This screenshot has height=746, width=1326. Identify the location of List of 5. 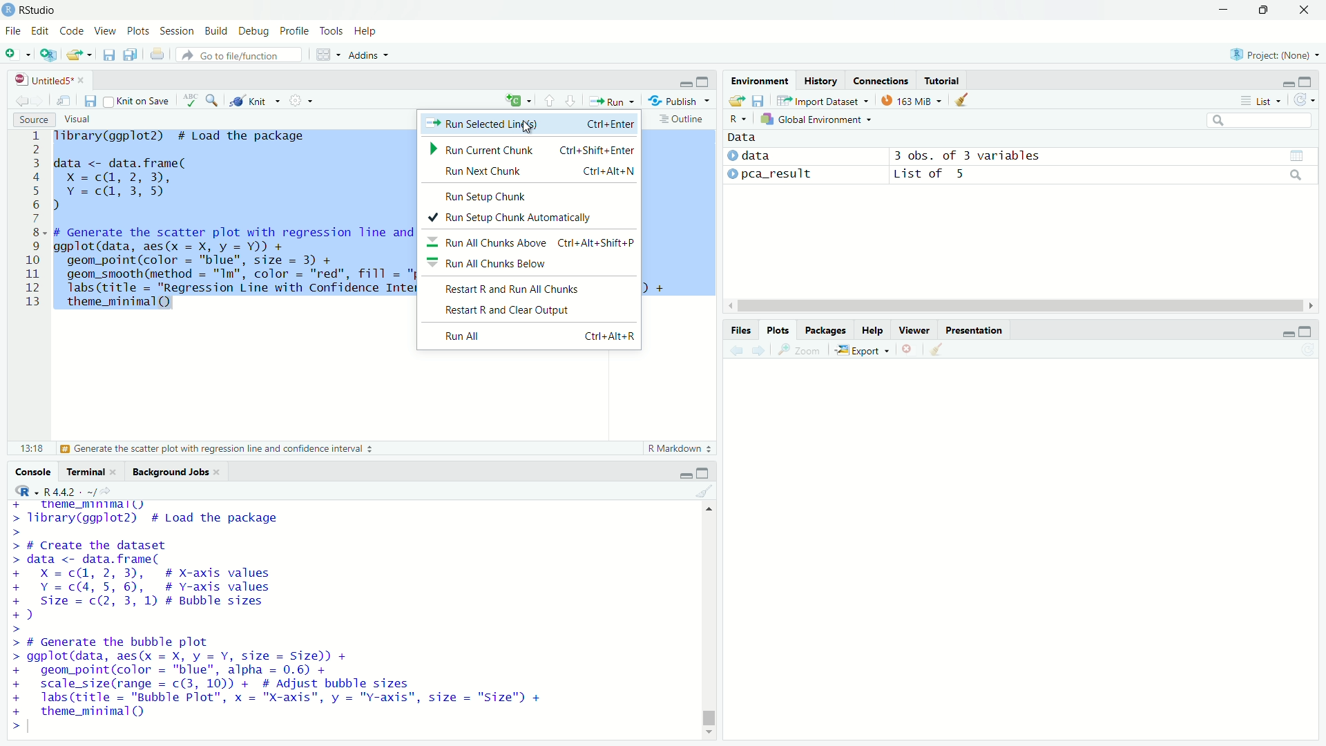
(932, 174).